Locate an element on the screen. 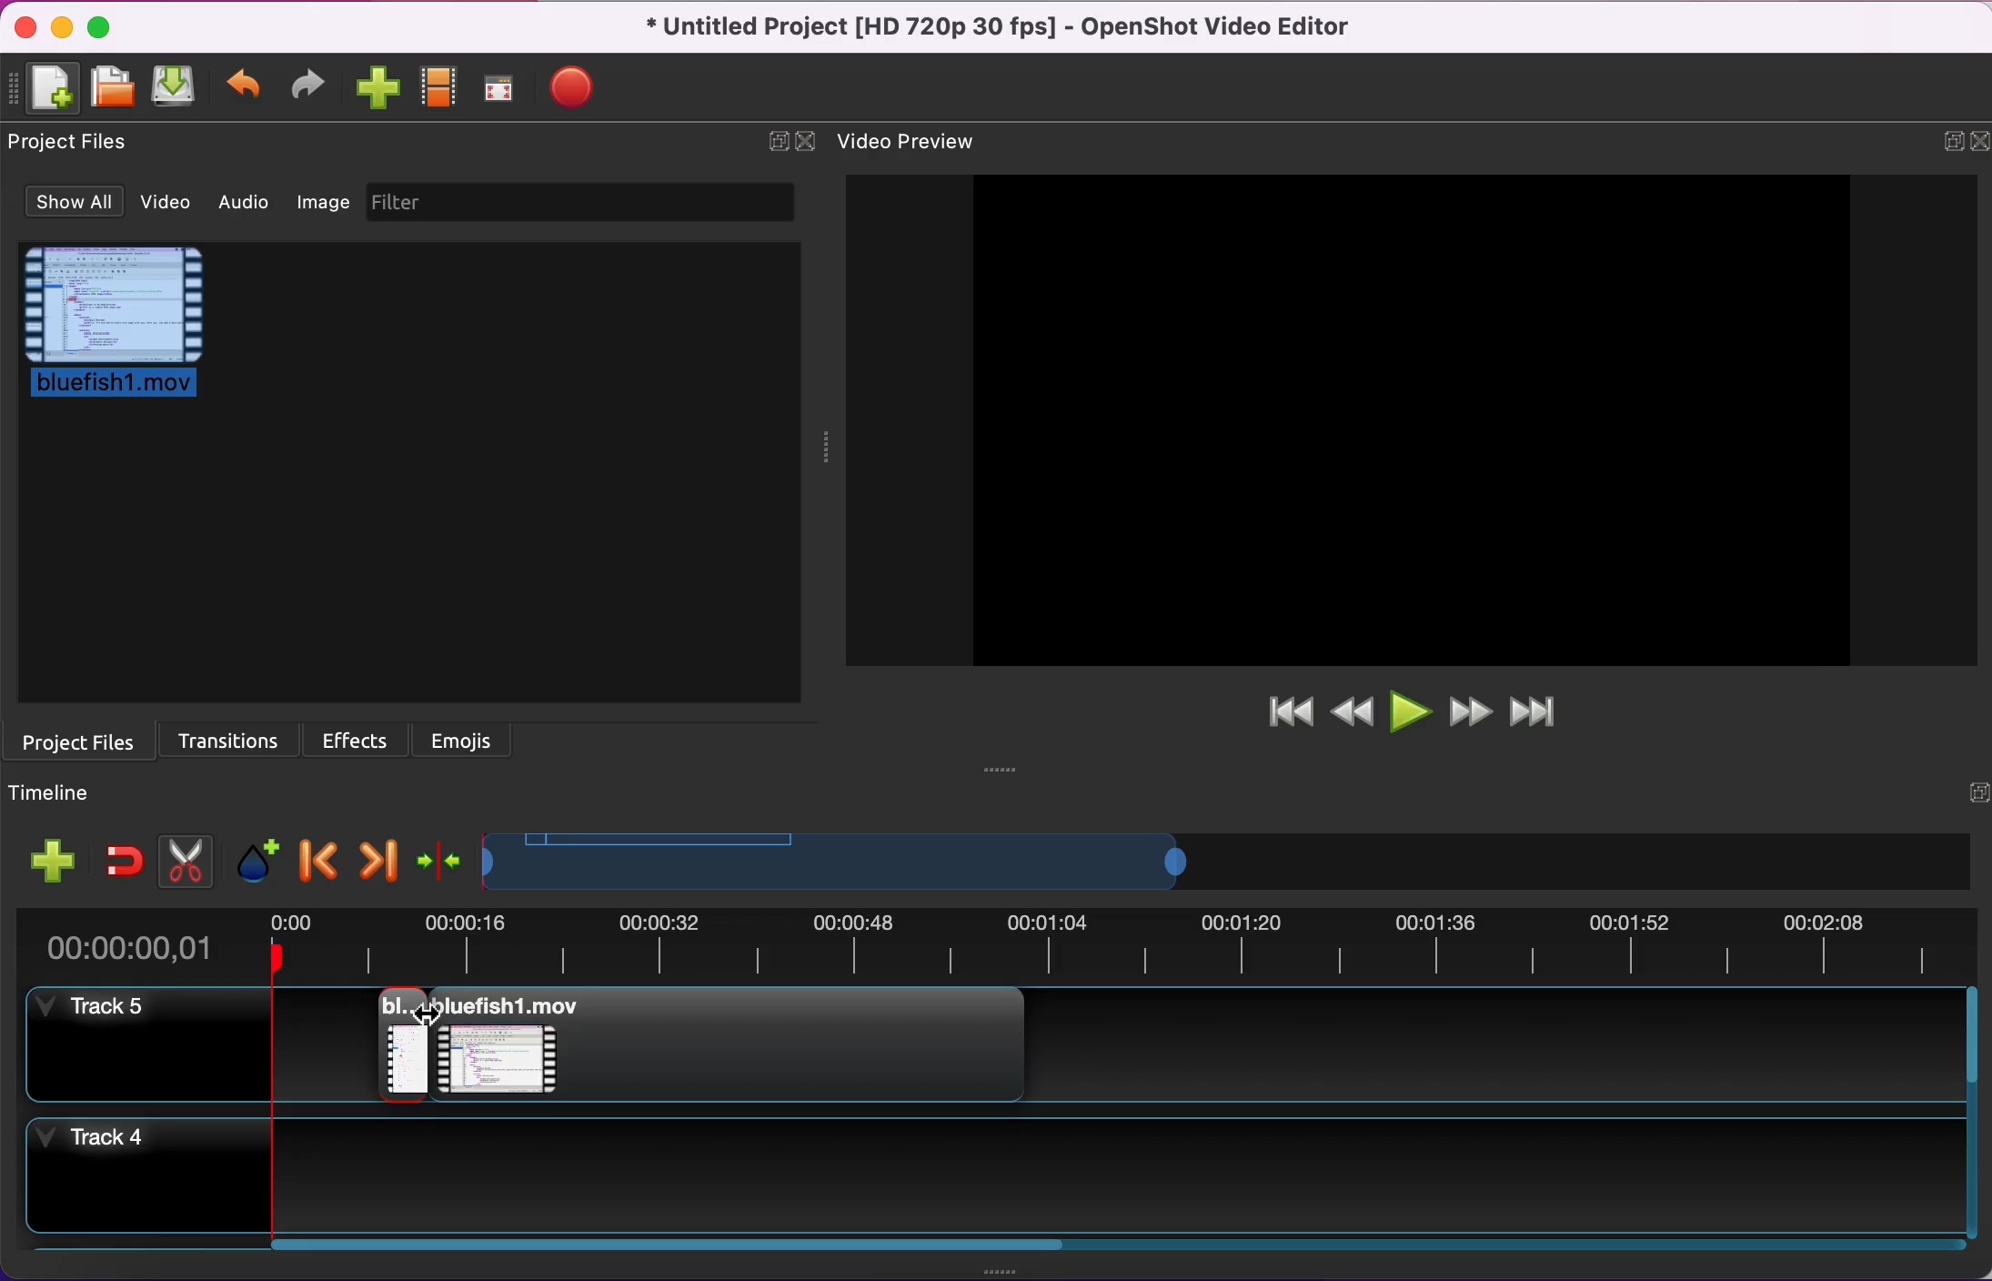  rewind is located at coordinates (1352, 713).